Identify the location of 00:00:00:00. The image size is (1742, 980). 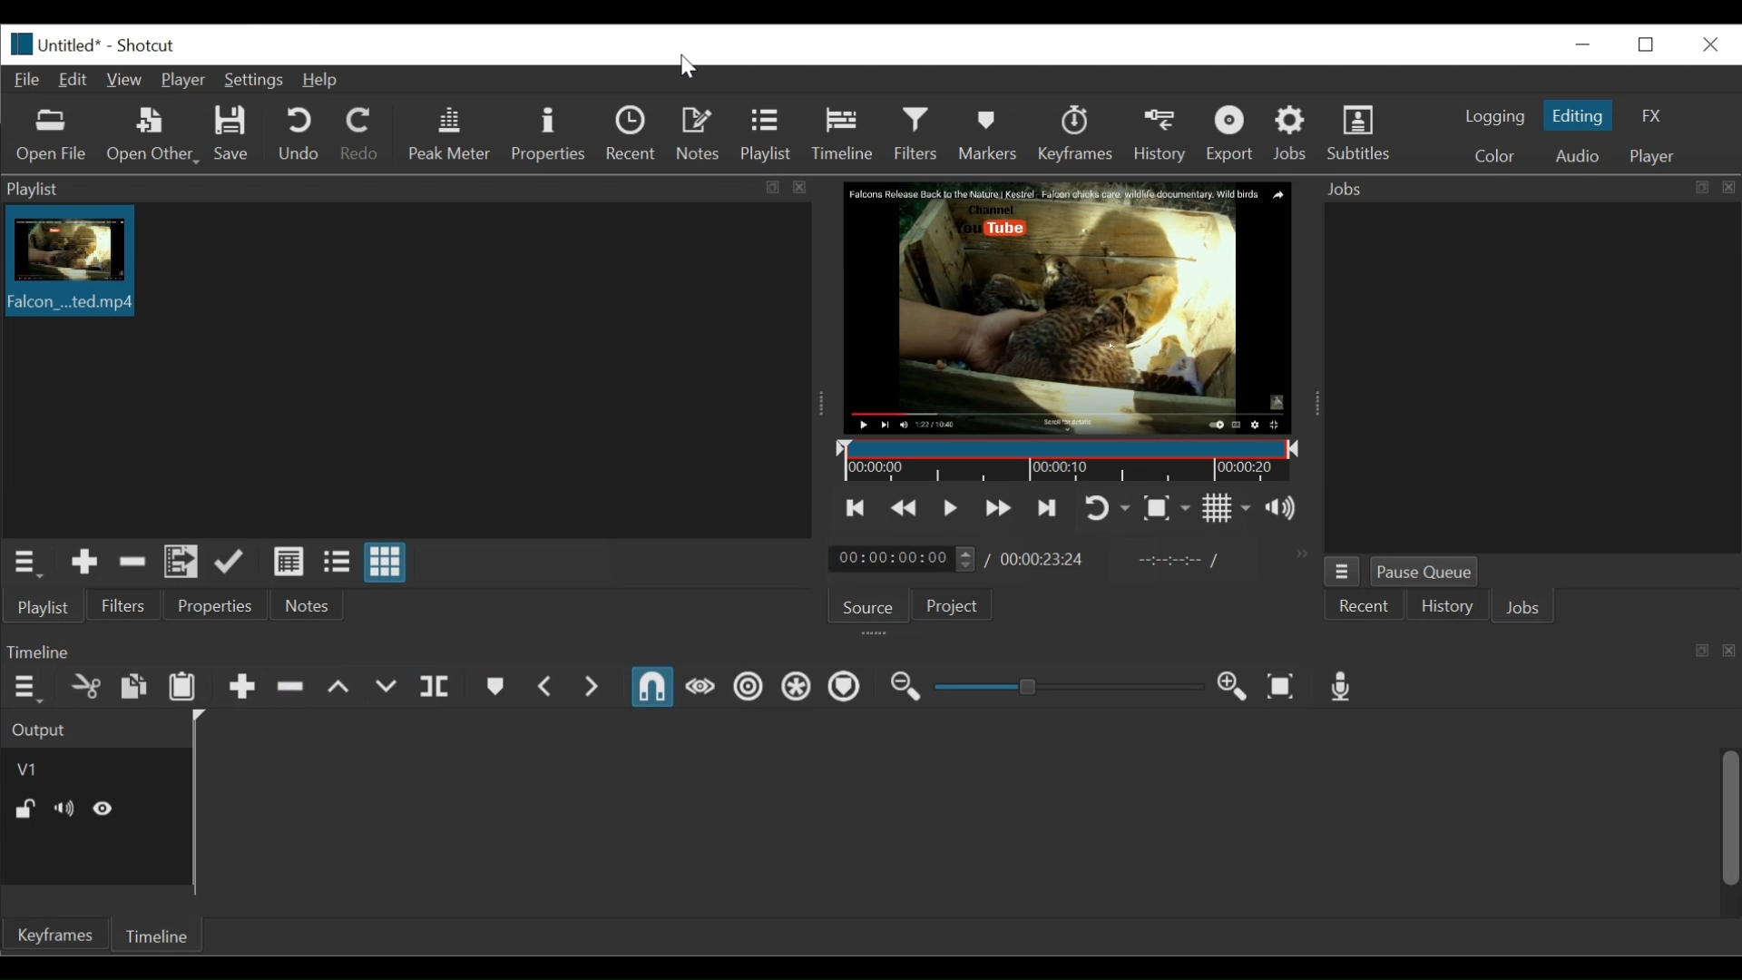
(900, 558).